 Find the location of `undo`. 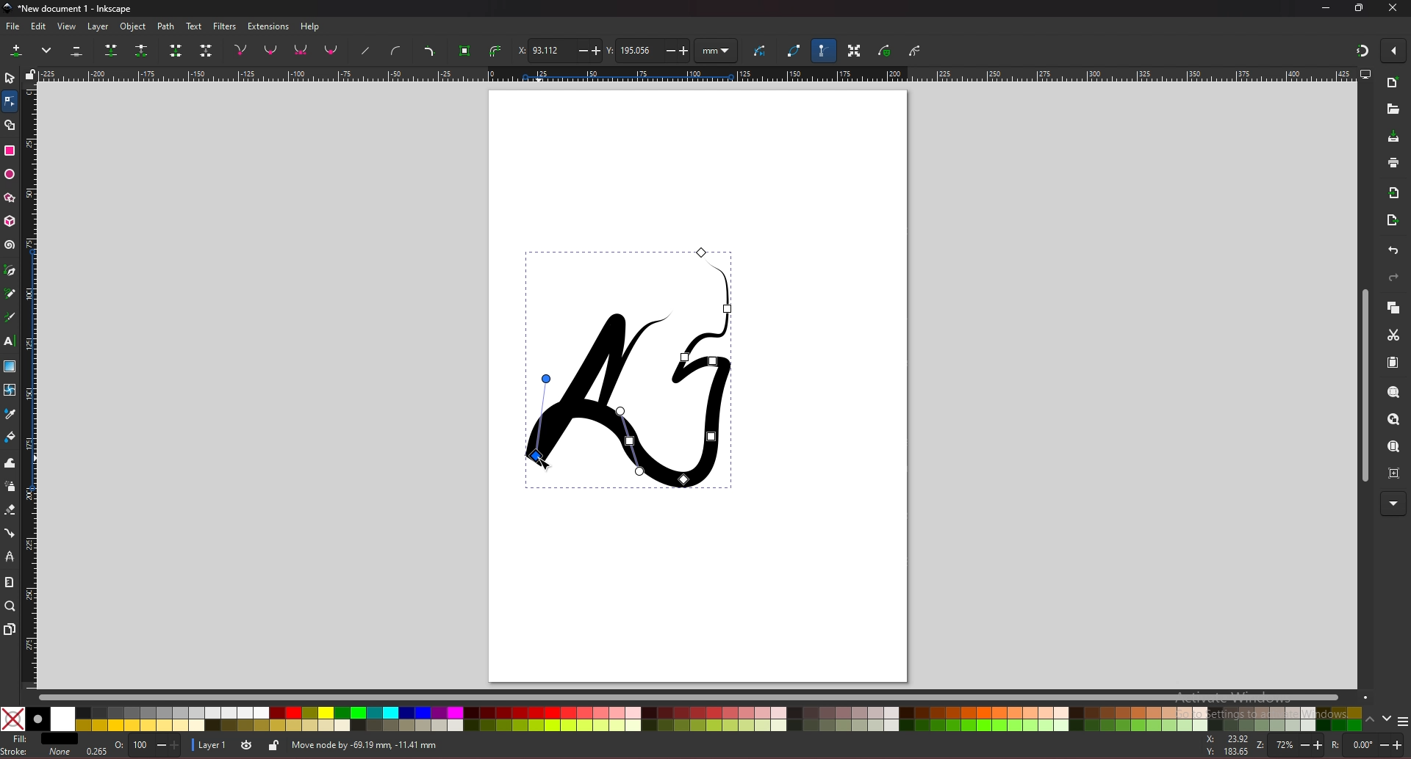

undo is located at coordinates (1394, 250).